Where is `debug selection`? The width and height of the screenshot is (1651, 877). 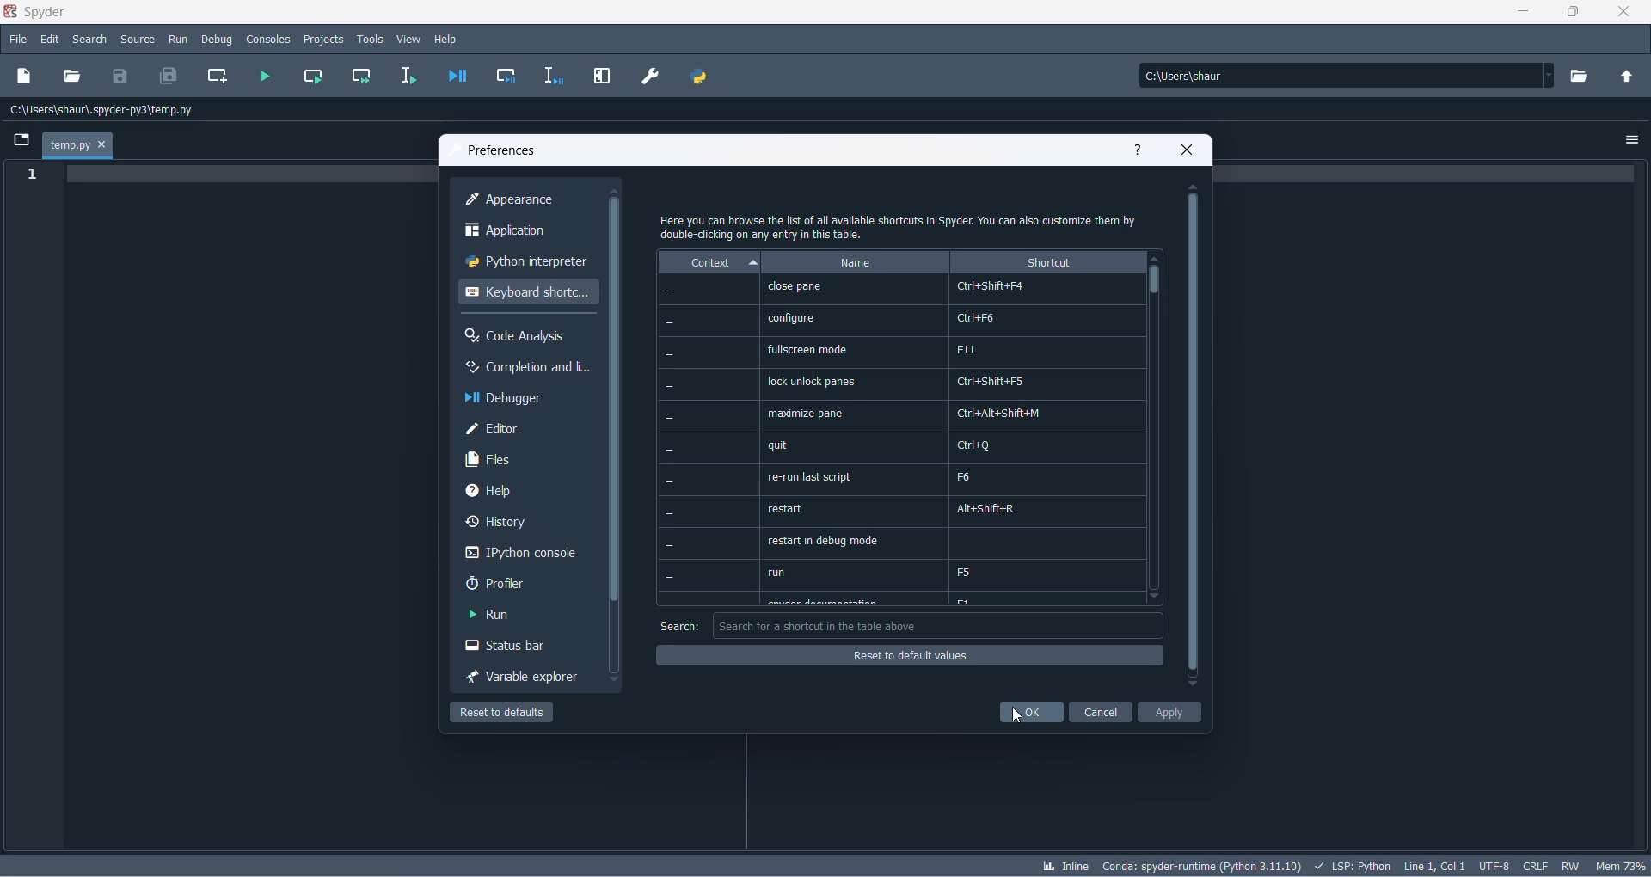
debug selection is located at coordinates (555, 77).